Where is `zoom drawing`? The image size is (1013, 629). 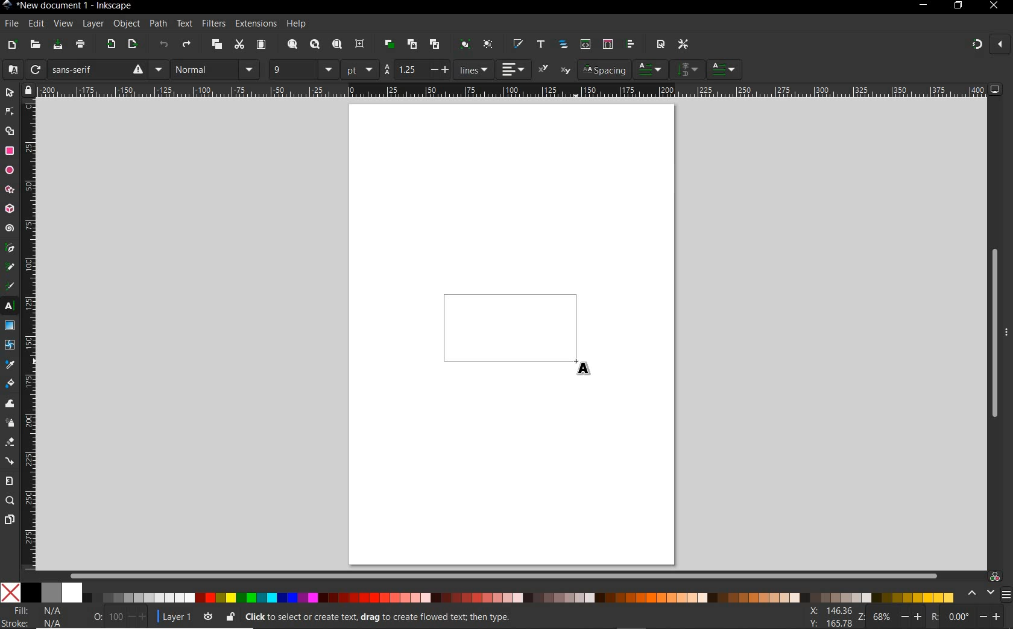 zoom drawing is located at coordinates (315, 45).